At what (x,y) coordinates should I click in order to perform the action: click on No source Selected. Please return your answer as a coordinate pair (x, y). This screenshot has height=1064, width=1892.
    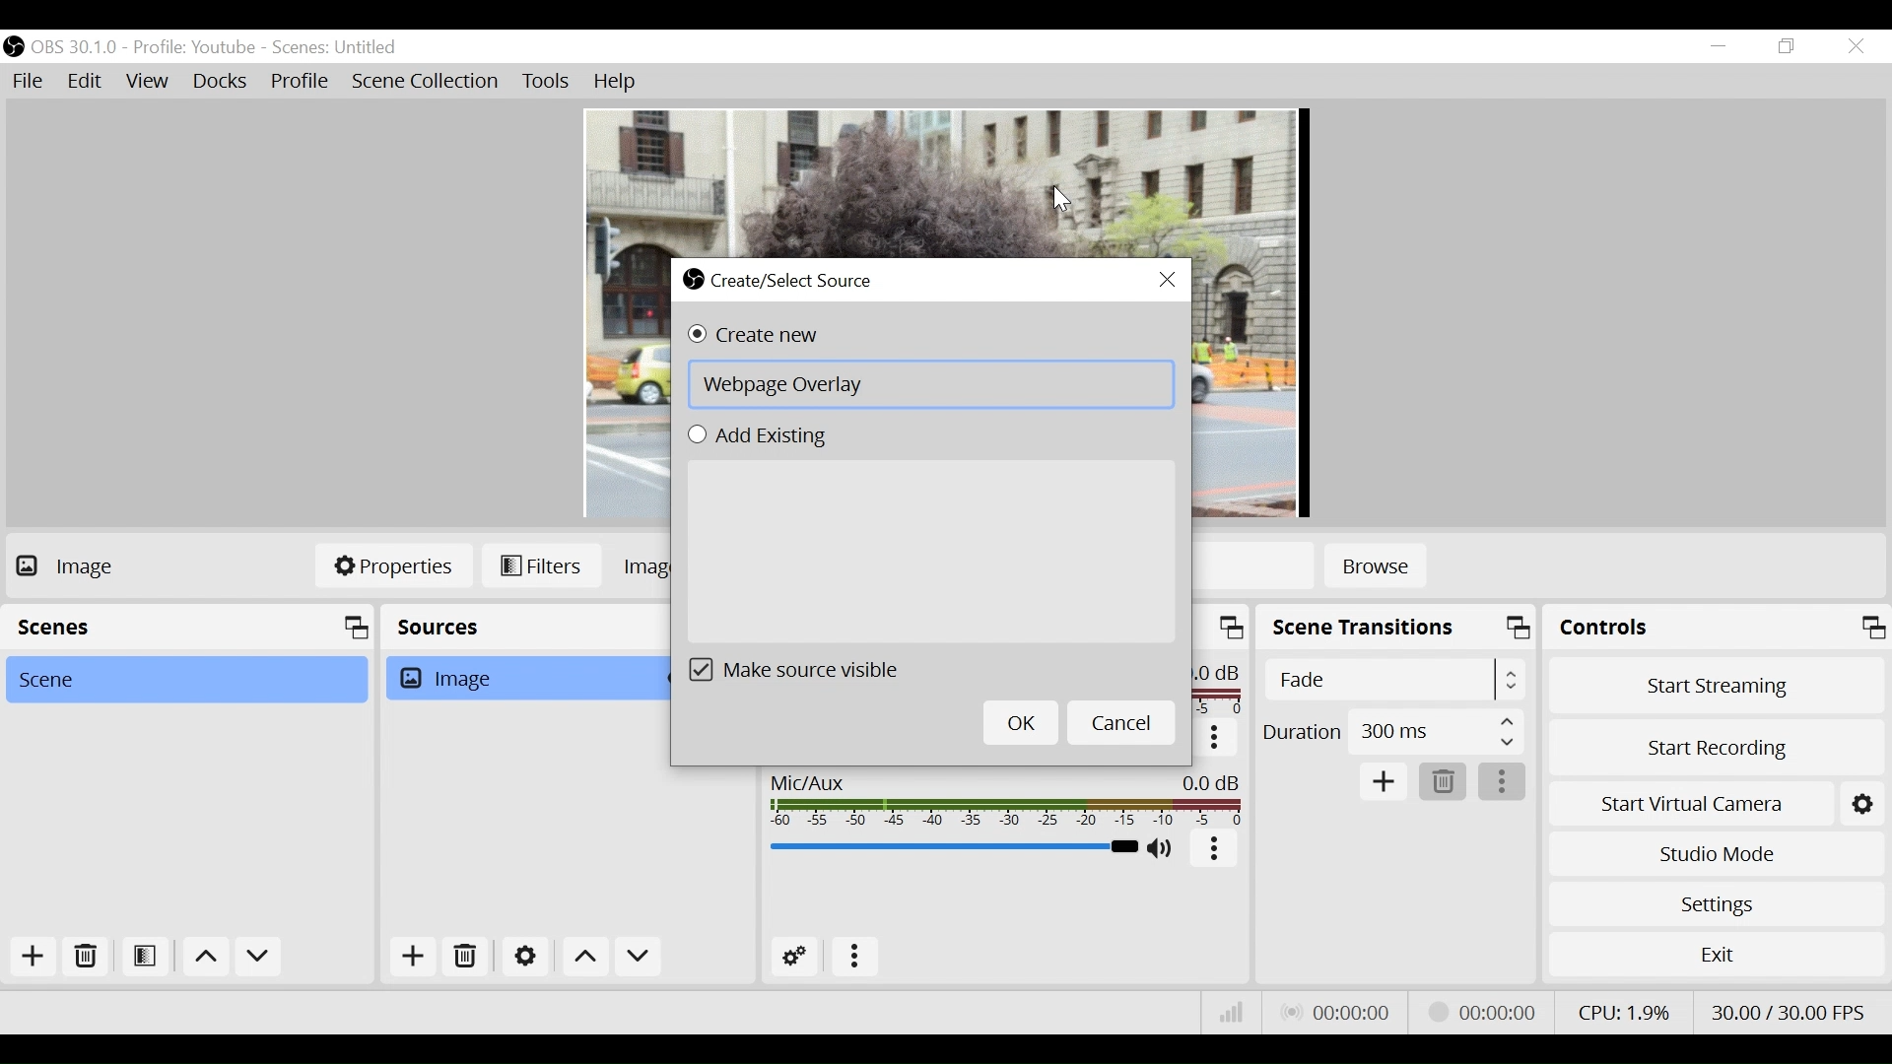
    Looking at the image, I should click on (103, 568).